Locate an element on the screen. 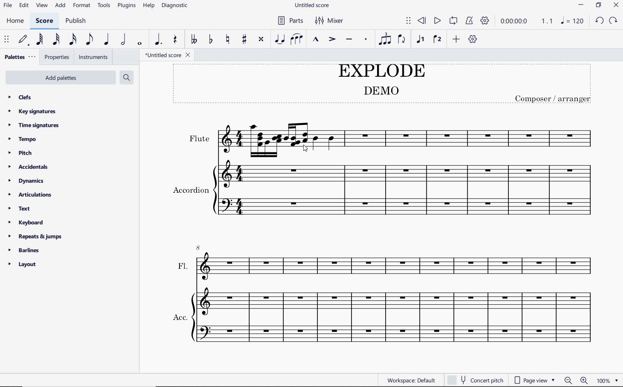  toggle natural is located at coordinates (228, 40).